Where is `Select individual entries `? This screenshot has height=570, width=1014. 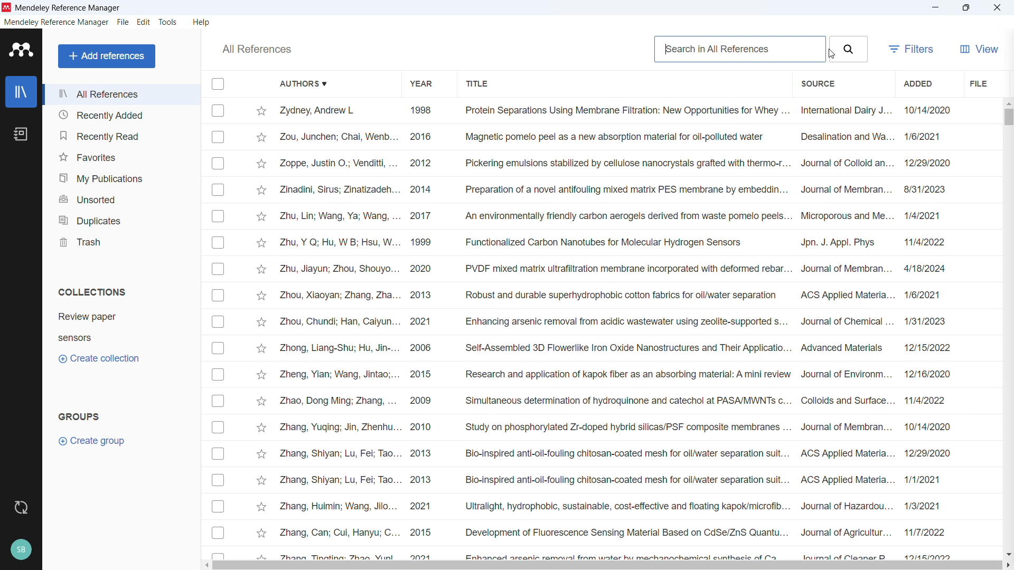 Select individual entries  is located at coordinates (218, 330).